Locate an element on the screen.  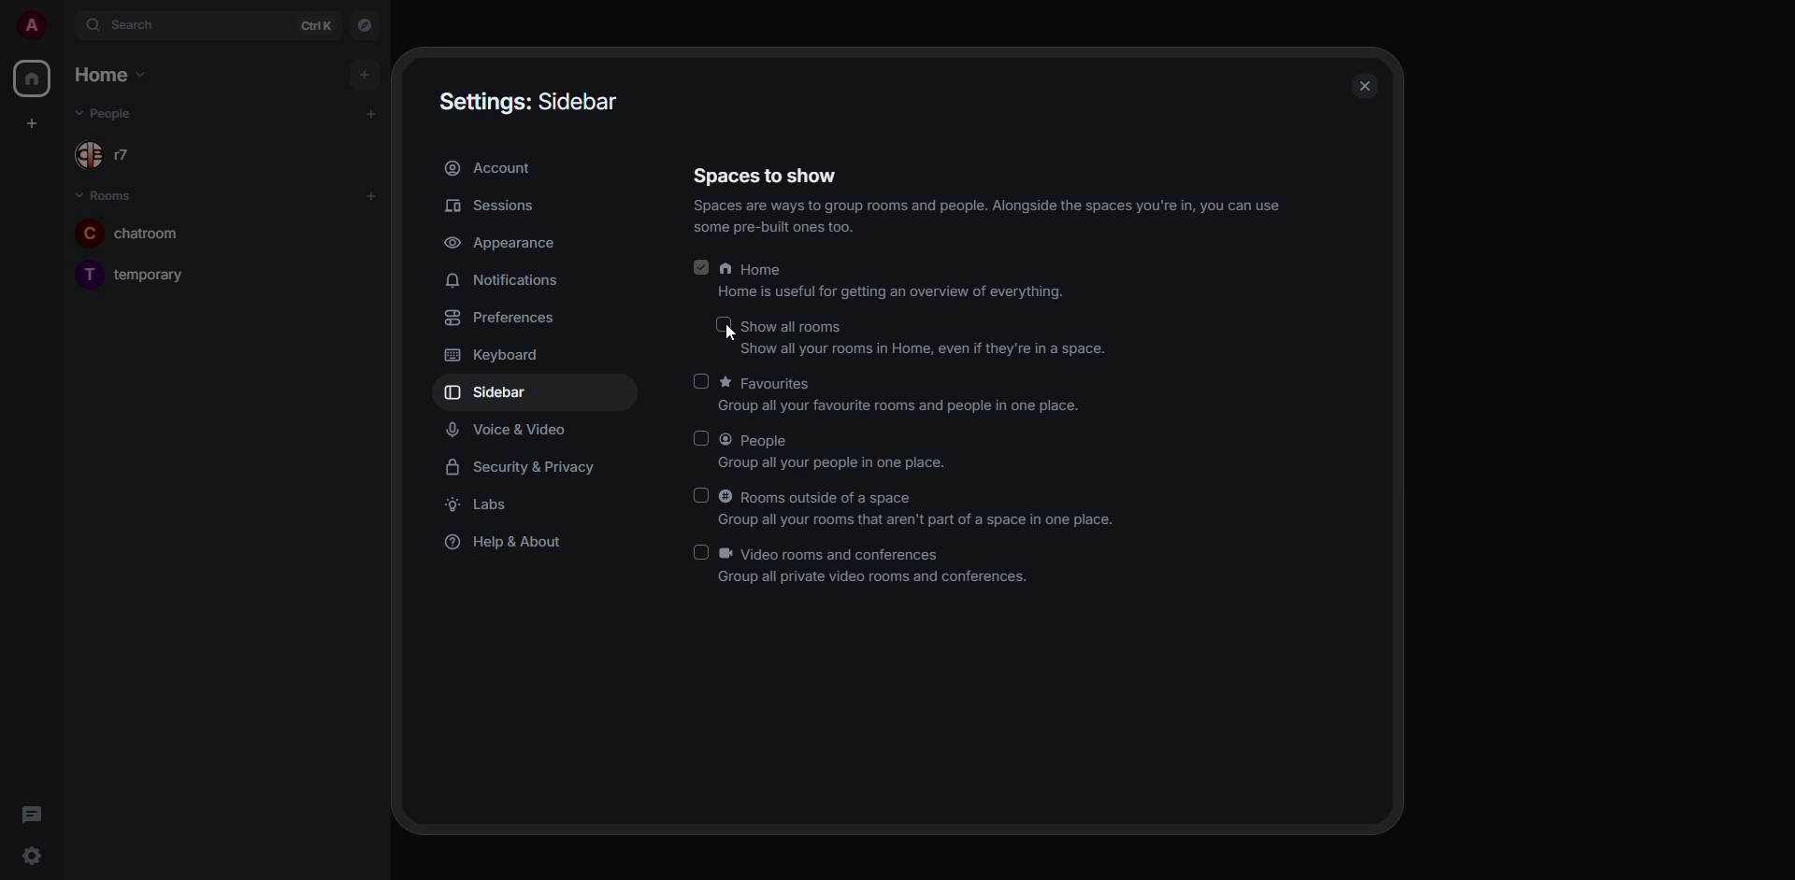
expand is located at coordinates (63, 26).